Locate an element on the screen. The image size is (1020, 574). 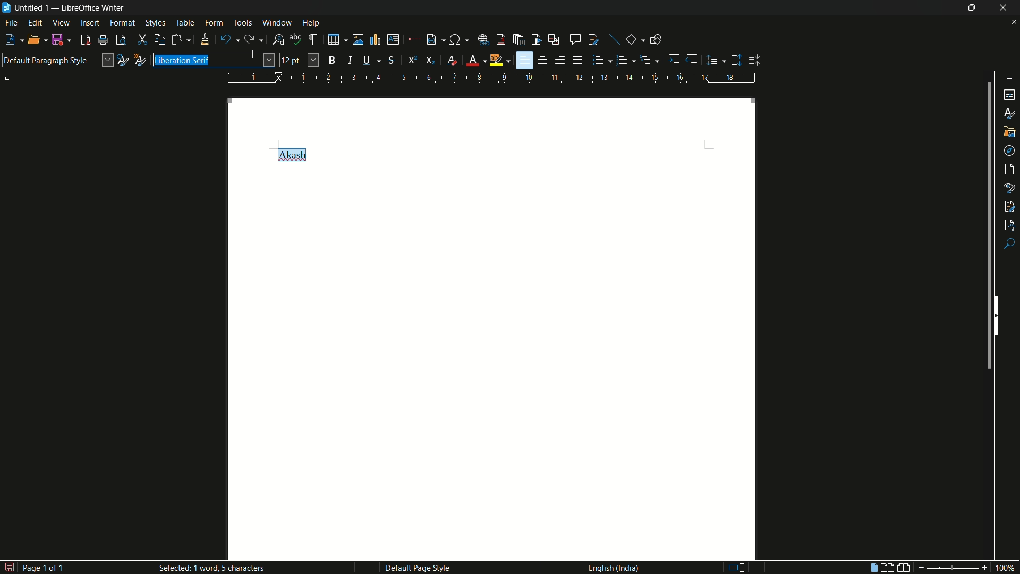
help menu is located at coordinates (311, 23).